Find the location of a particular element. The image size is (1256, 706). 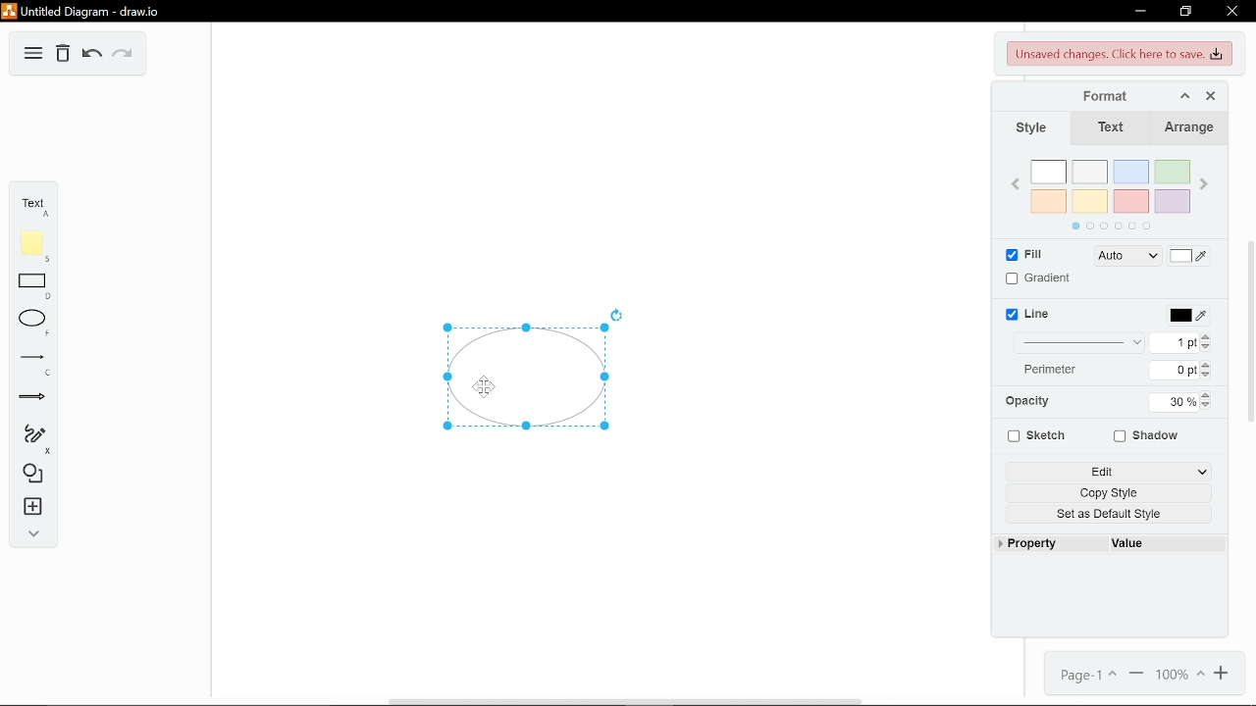

Collapse is located at coordinates (1183, 93).